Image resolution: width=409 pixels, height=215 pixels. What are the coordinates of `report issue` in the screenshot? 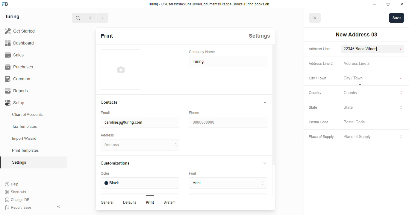 It's located at (18, 208).